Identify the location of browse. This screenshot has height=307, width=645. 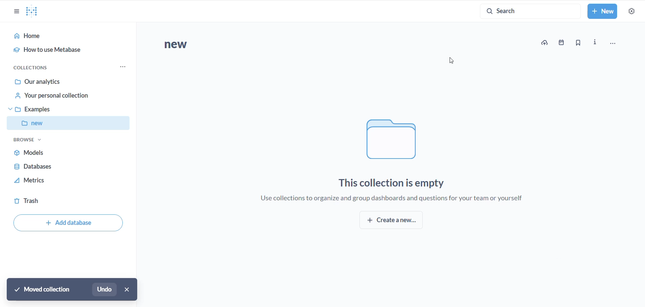
(28, 141).